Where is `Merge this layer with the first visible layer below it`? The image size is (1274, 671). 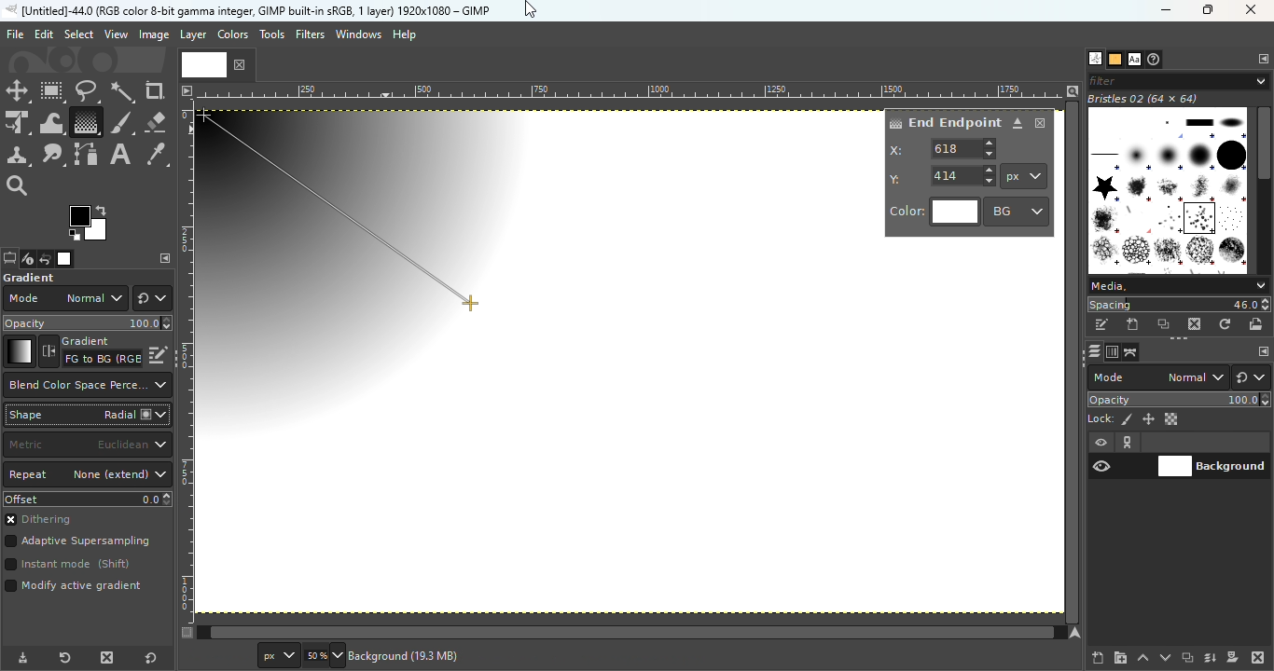
Merge this layer with the first visible layer below it is located at coordinates (1211, 658).